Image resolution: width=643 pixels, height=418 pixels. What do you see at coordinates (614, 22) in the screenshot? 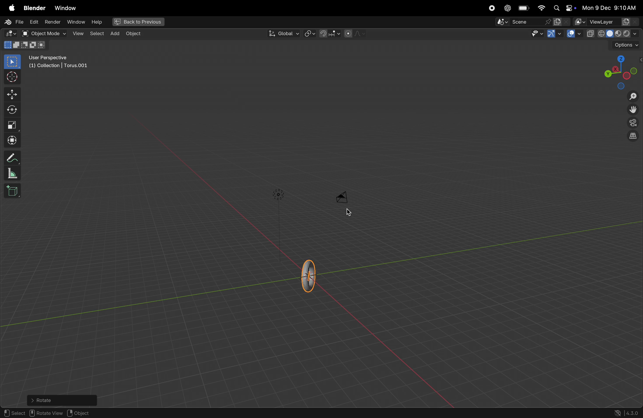
I see `view layers` at bounding box center [614, 22].